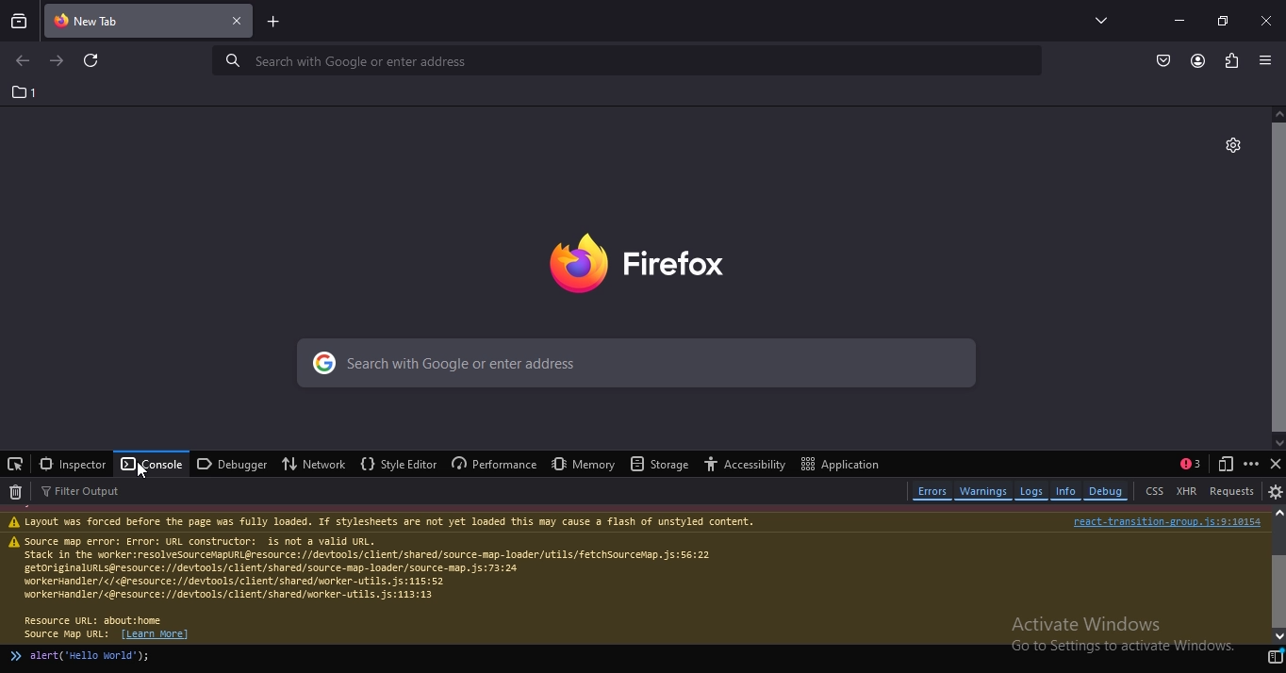 This screenshot has height=673, width=1286. Describe the element at coordinates (15, 465) in the screenshot. I see `pick an element from the page` at that location.